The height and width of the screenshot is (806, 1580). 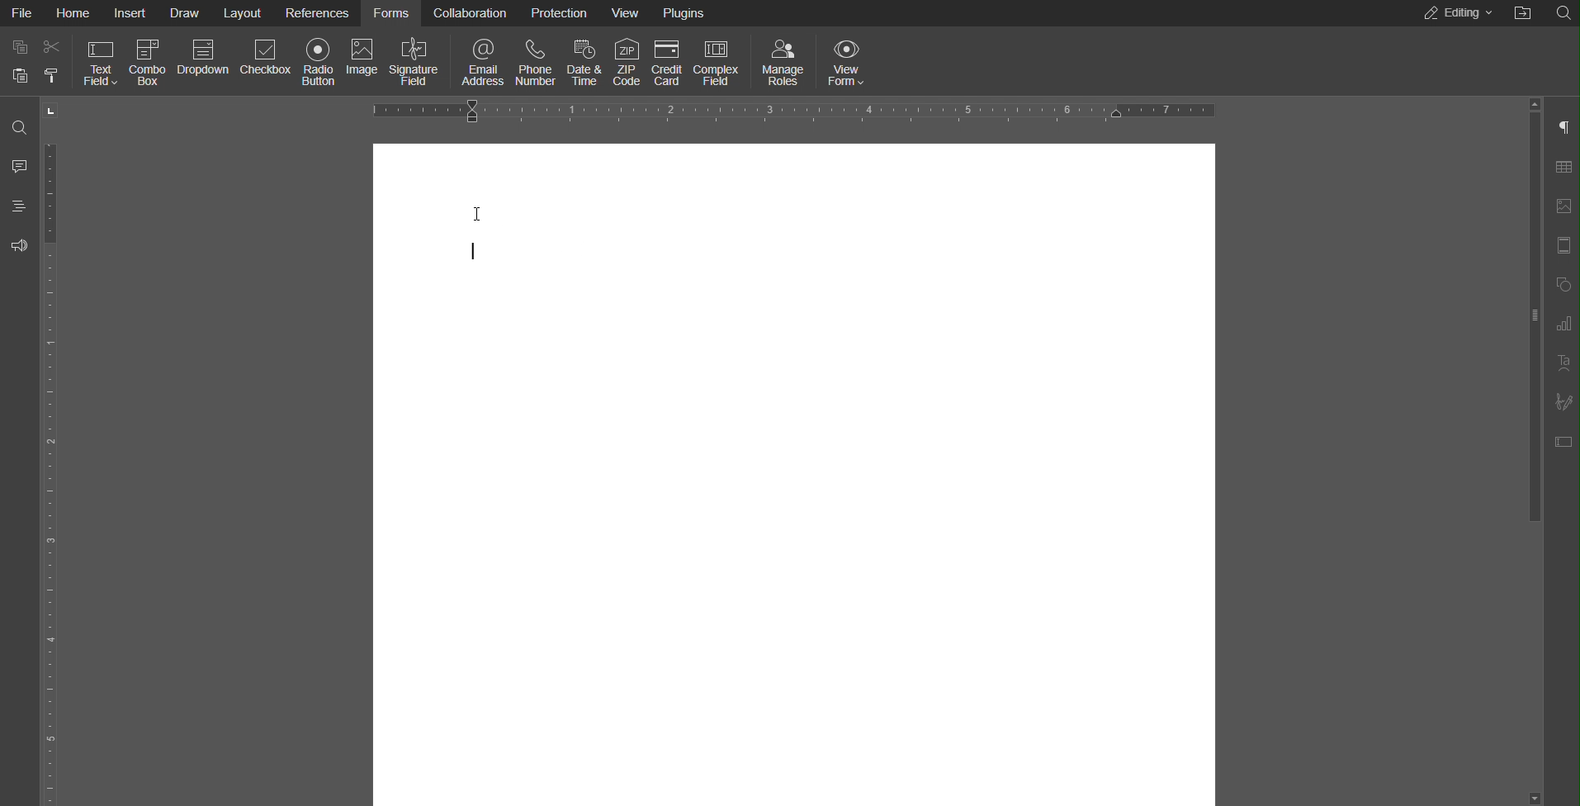 What do you see at coordinates (844, 60) in the screenshot?
I see `View Form` at bounding box center [844, 60].